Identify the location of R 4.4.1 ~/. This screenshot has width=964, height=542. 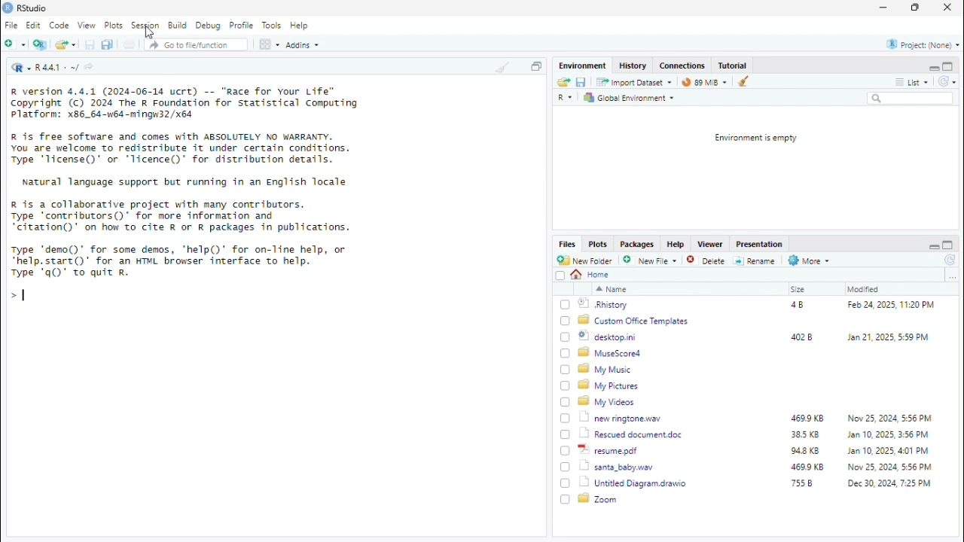
(57, 69).